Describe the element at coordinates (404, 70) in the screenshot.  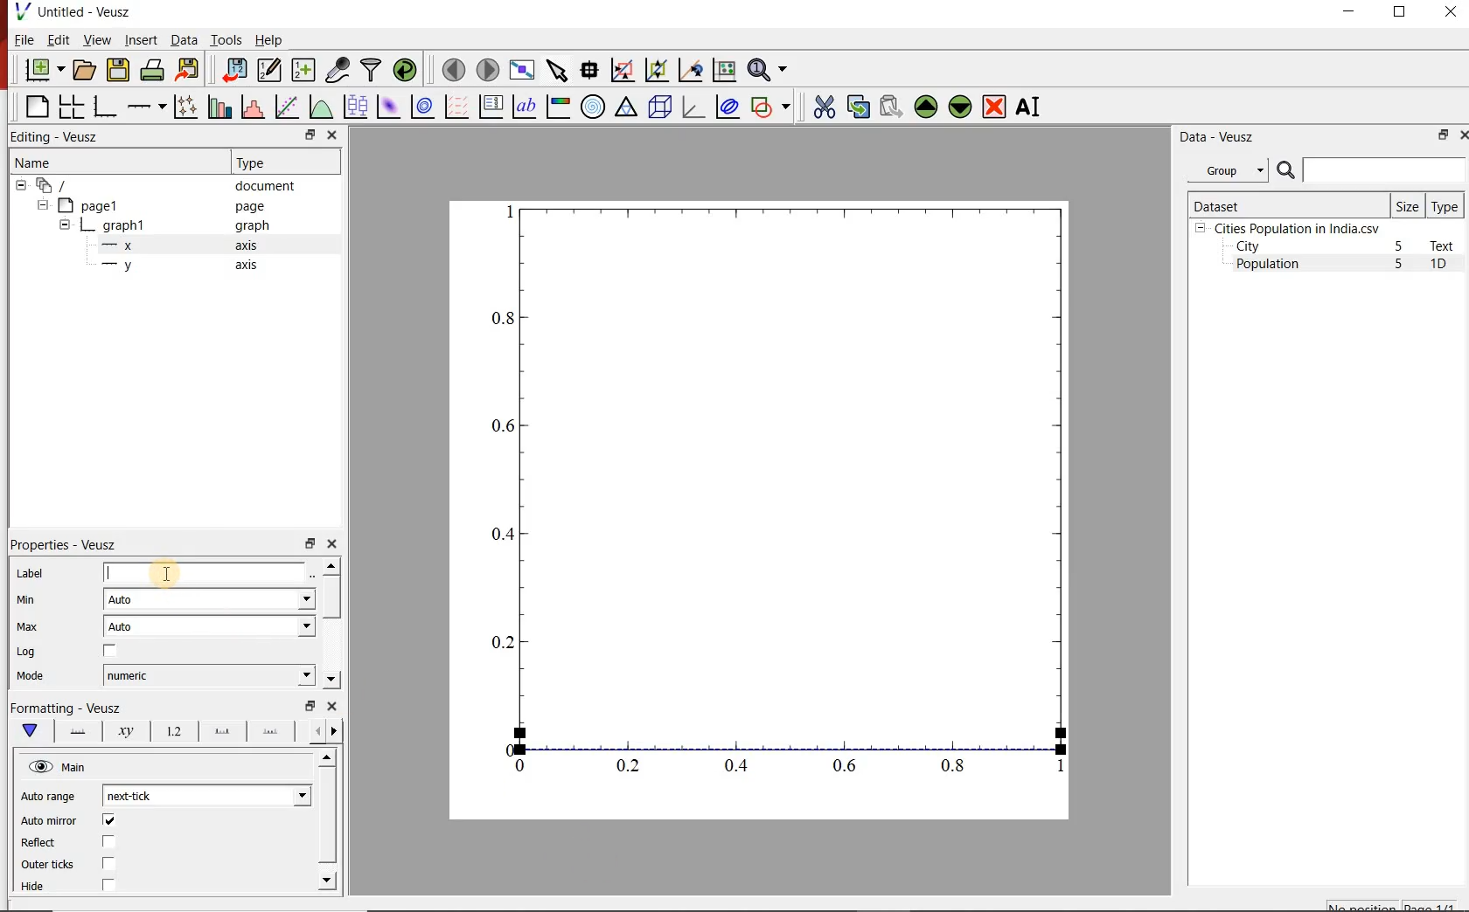
I see `reload linked datasets` at that location.